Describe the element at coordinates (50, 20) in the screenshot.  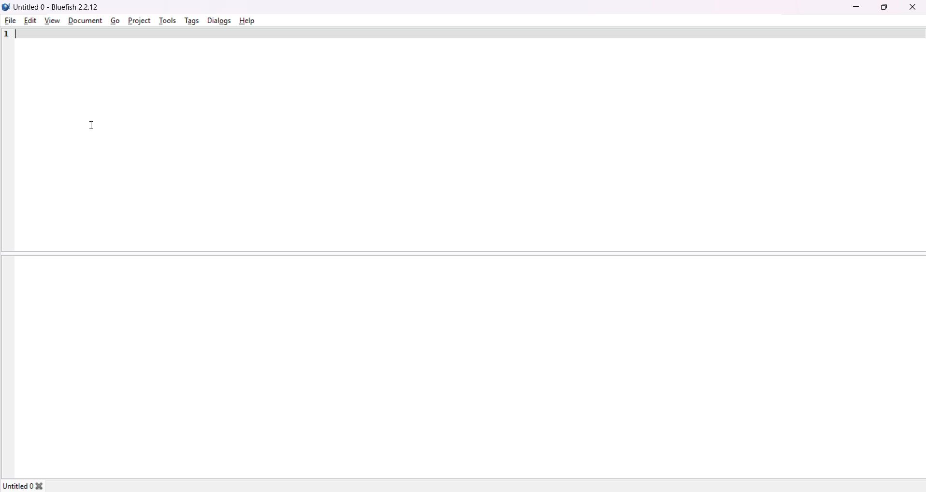
I see `view` at that location.